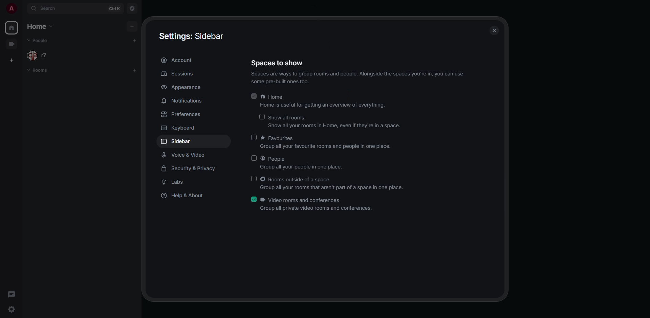 The image size is (650, 318). Describe the element at coordinates (192, 169) in the screenshot. I see `security & privacy` at that location.